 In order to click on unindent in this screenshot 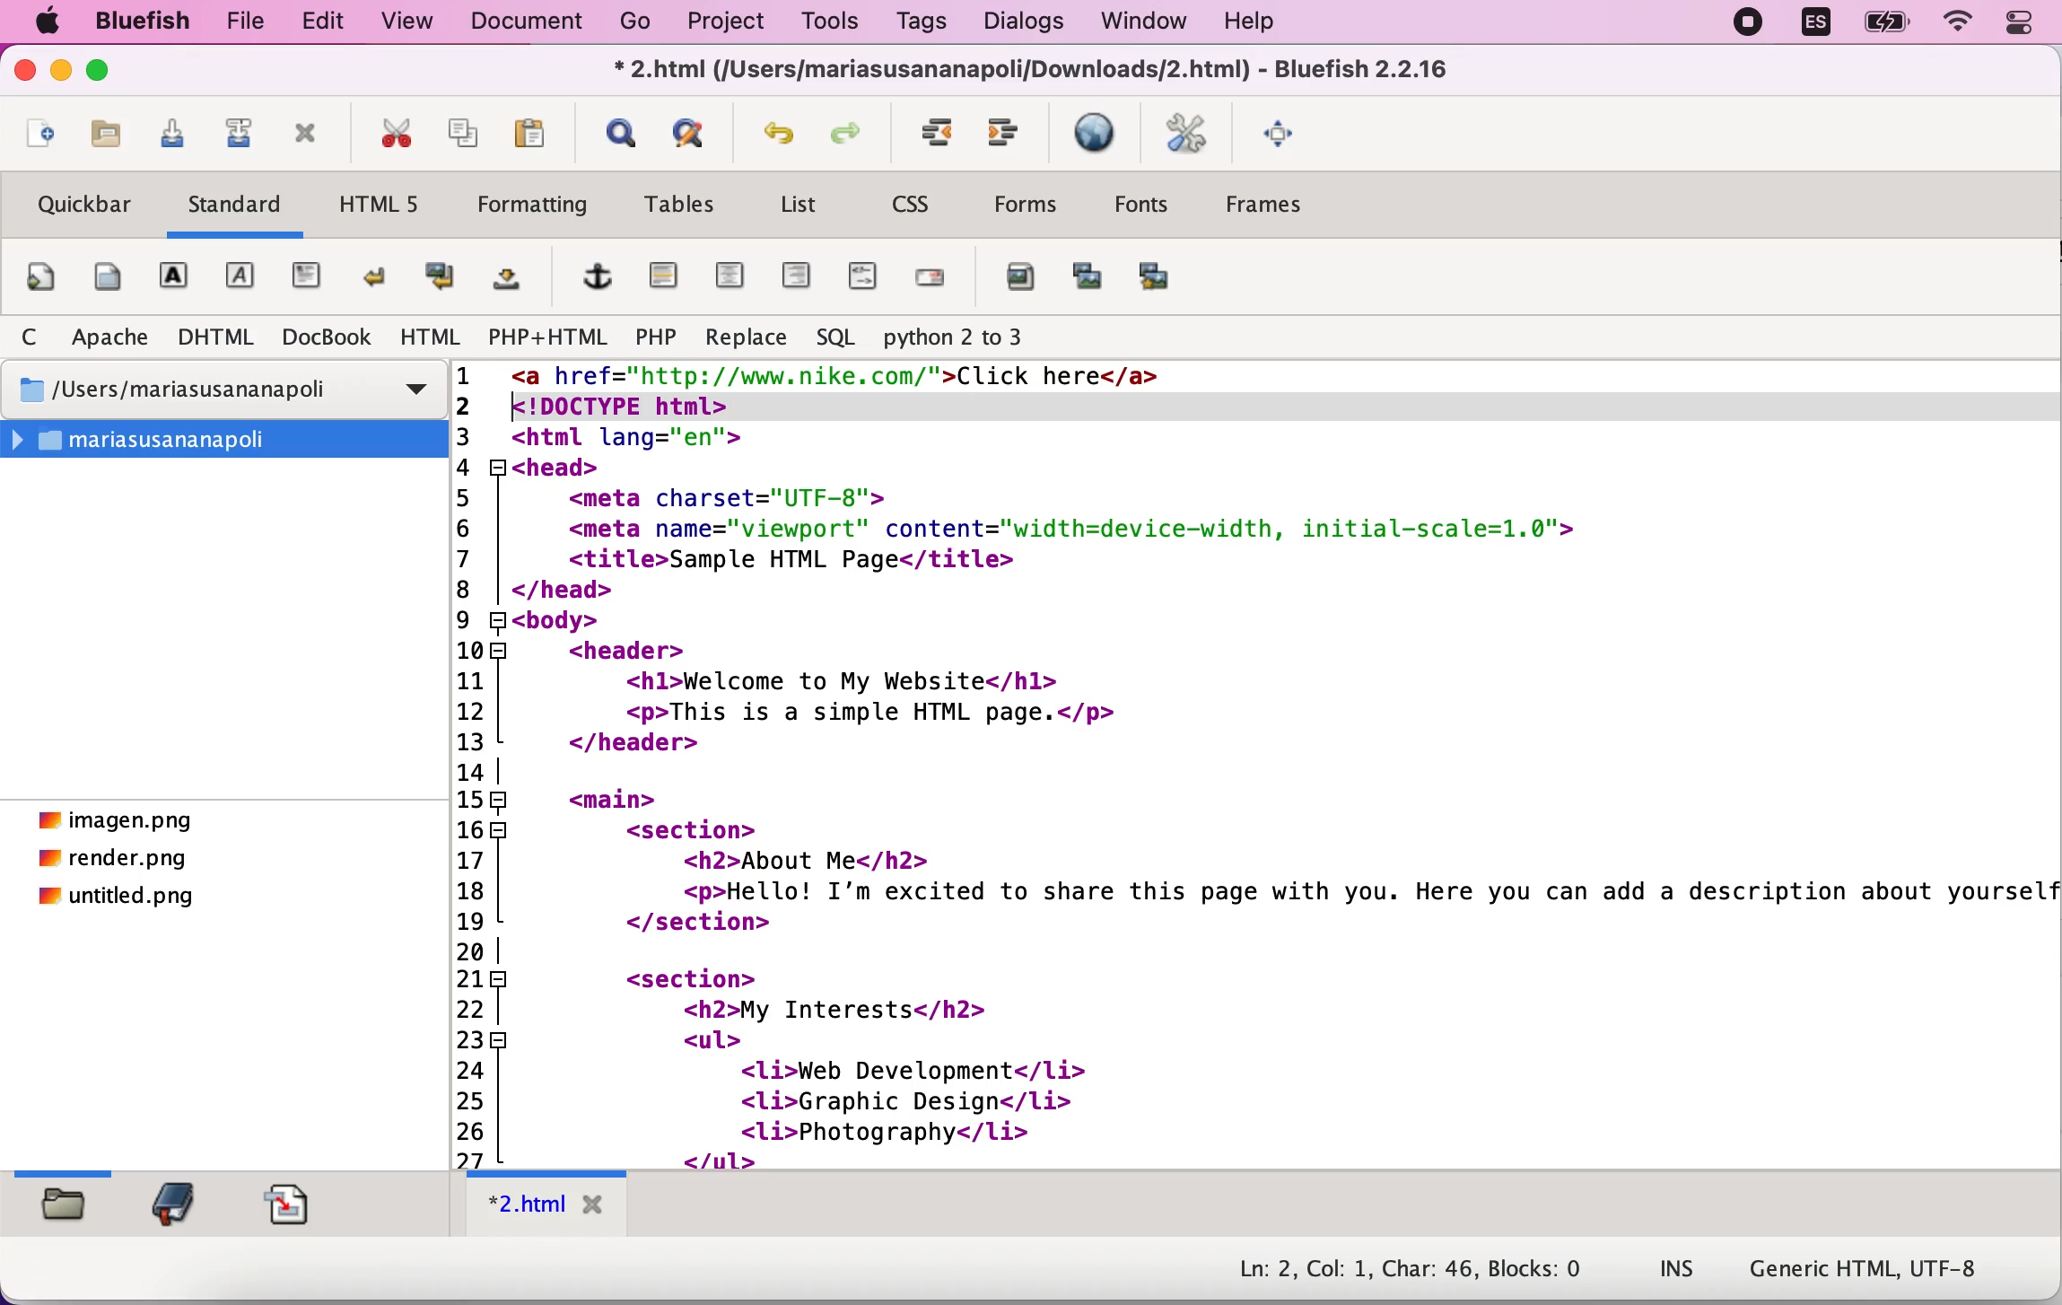, I will do `click(943, 136)`.